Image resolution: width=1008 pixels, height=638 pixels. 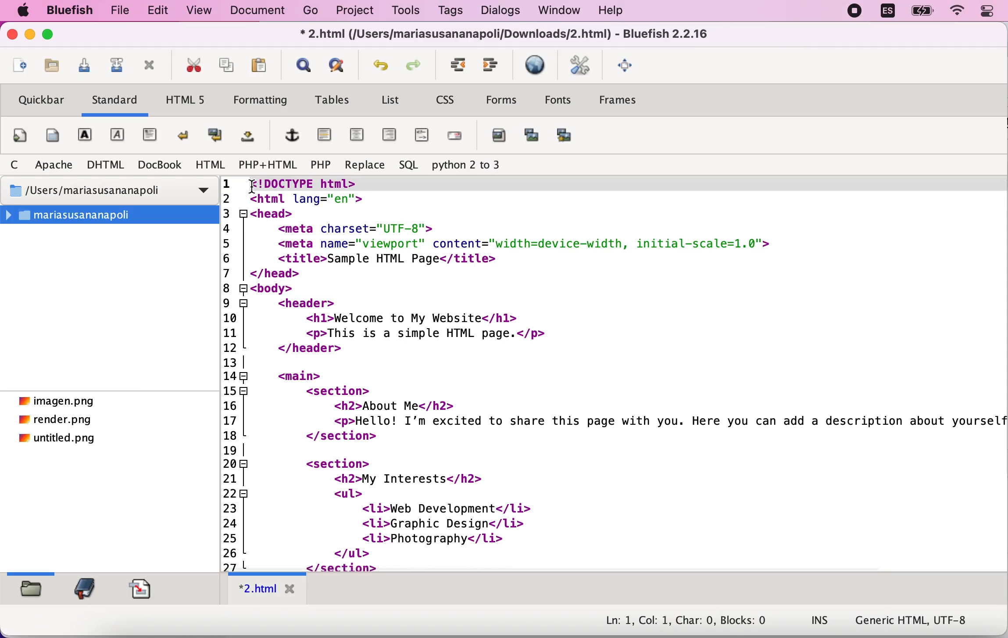 What do you see at coordinates (530, 139) in the screenshot?
I see `insert thumbnail` at bounding box center [530, 139].